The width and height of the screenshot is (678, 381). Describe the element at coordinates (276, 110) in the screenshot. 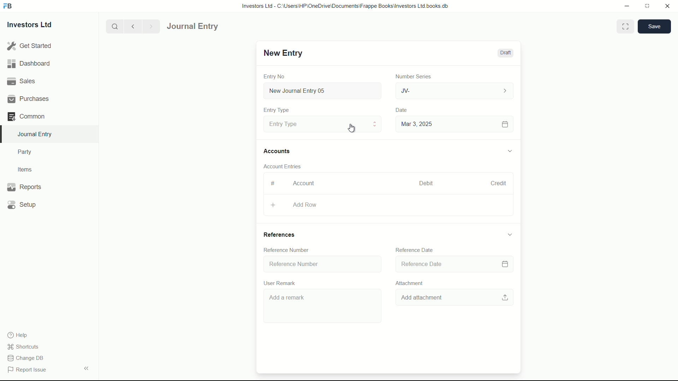

I see `Entry Type` at that location.